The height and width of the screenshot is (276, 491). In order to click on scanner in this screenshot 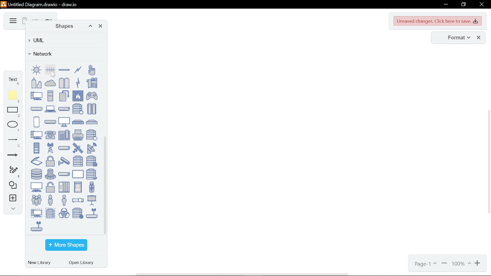, I will do `click(36, 161)`.